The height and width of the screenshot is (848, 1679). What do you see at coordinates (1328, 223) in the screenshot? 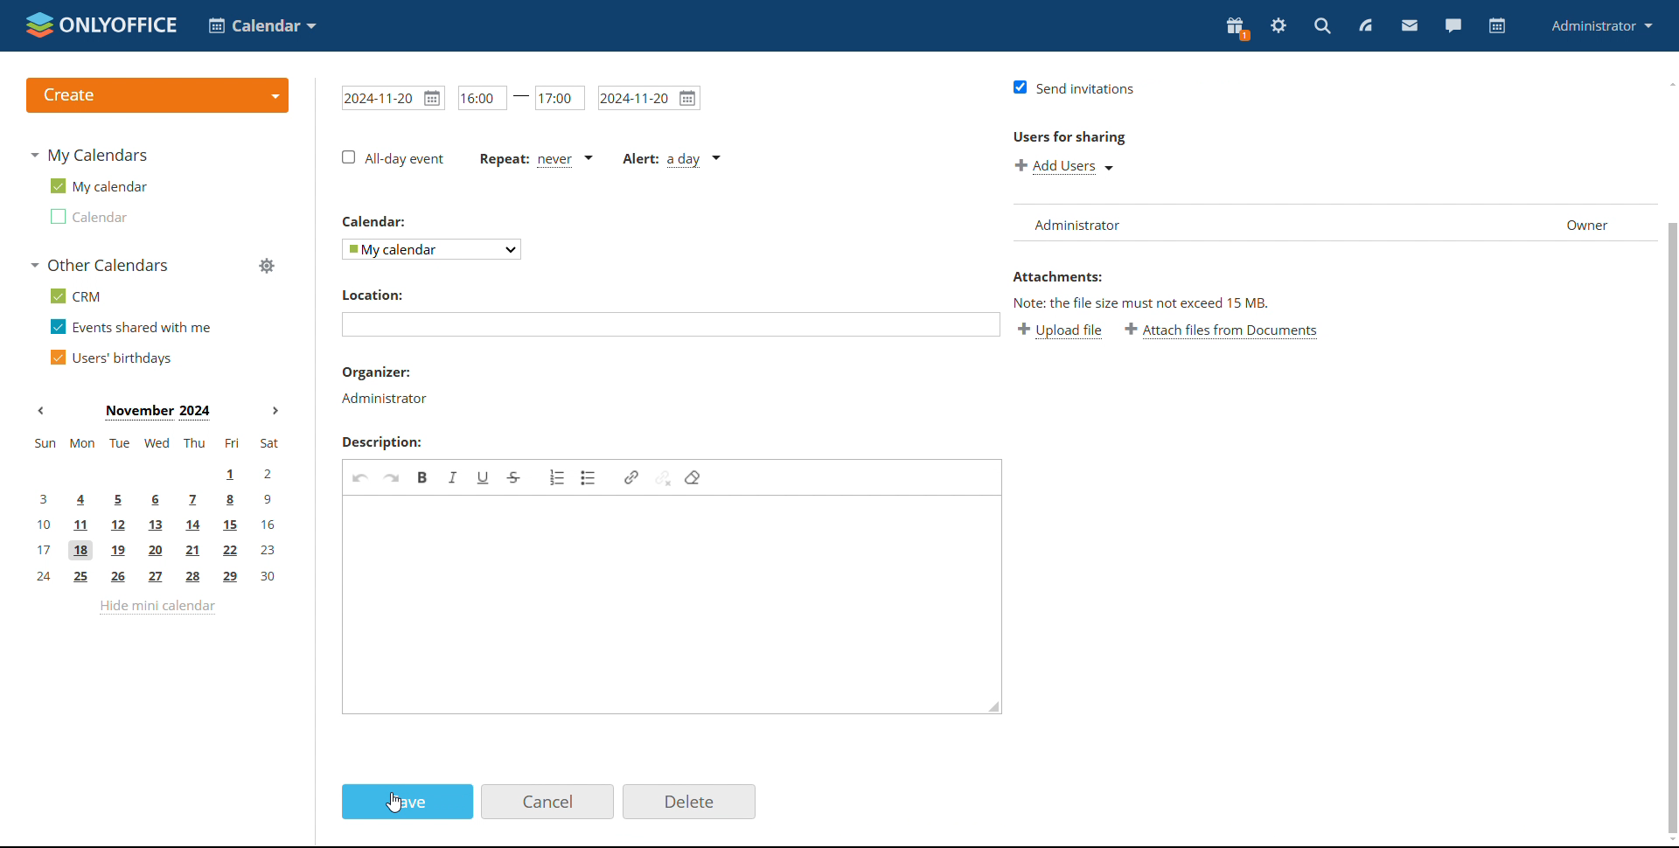
I see `list of users` at bounding box center [1328, 223].